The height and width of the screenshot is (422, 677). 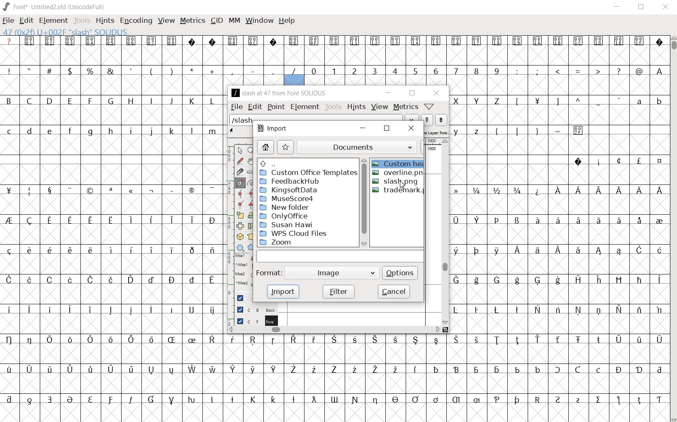 What do you see at coordinates (251, 237) in the screenshot?
I see `perform a perspective transformation on the selection` at bounding box center [251, 237].